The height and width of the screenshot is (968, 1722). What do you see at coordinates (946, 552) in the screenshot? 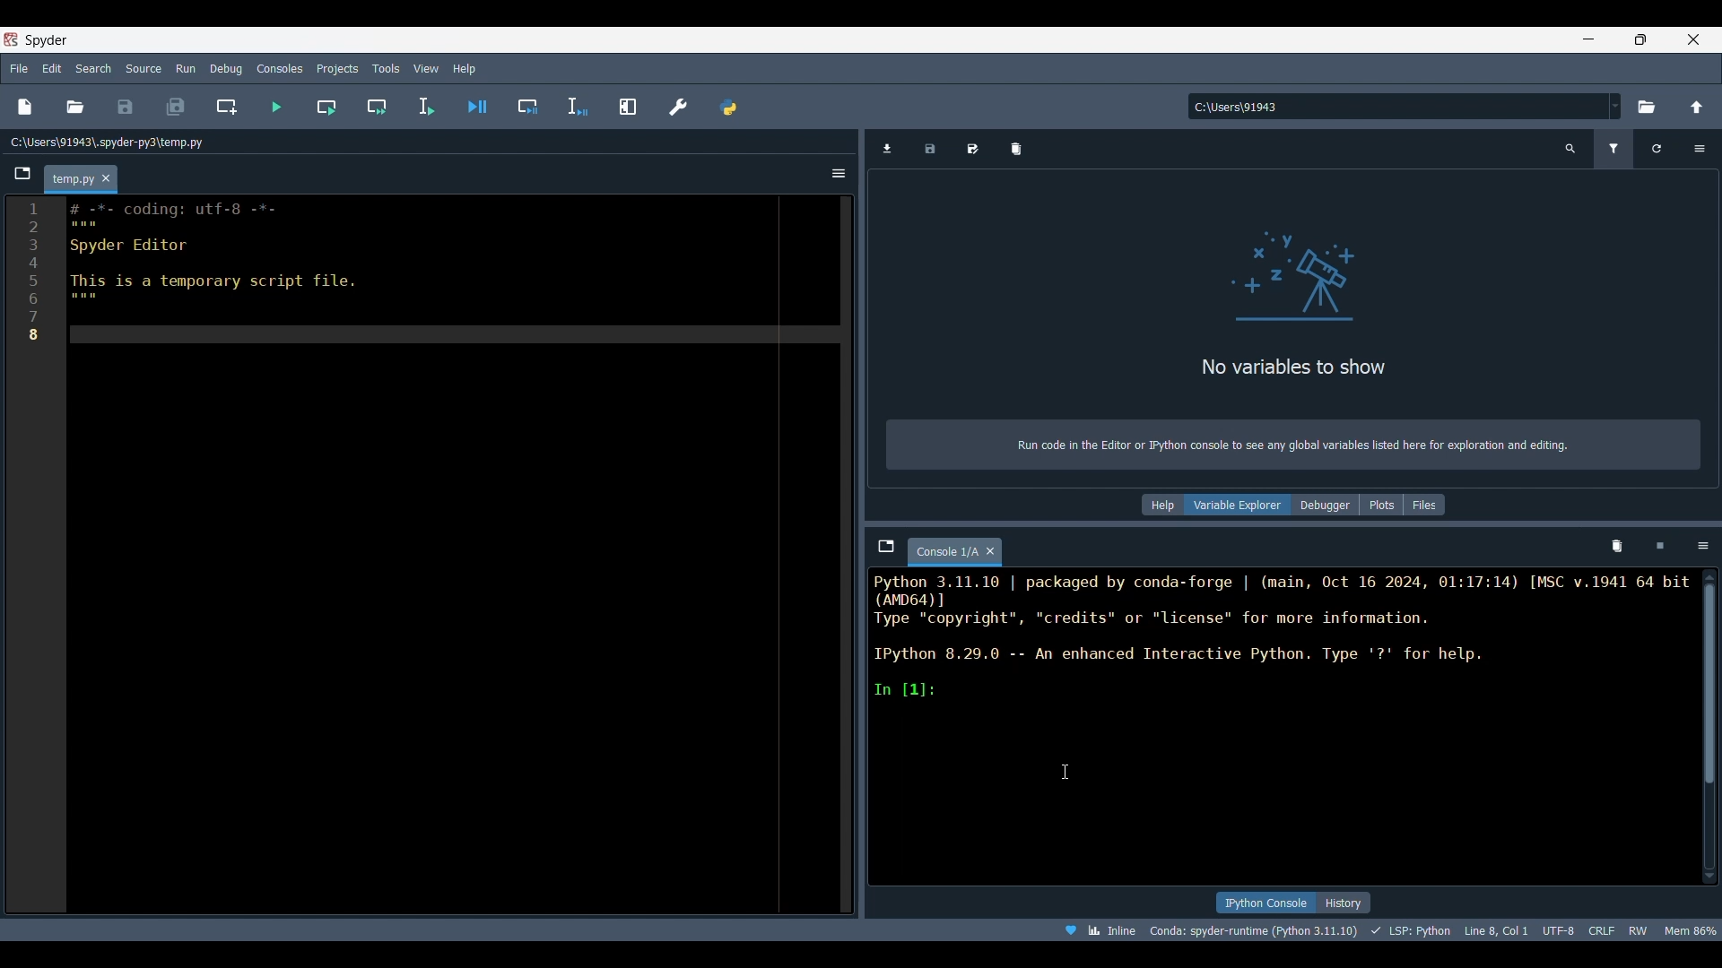
I see `Current tab` at bounding box center [946, 552].